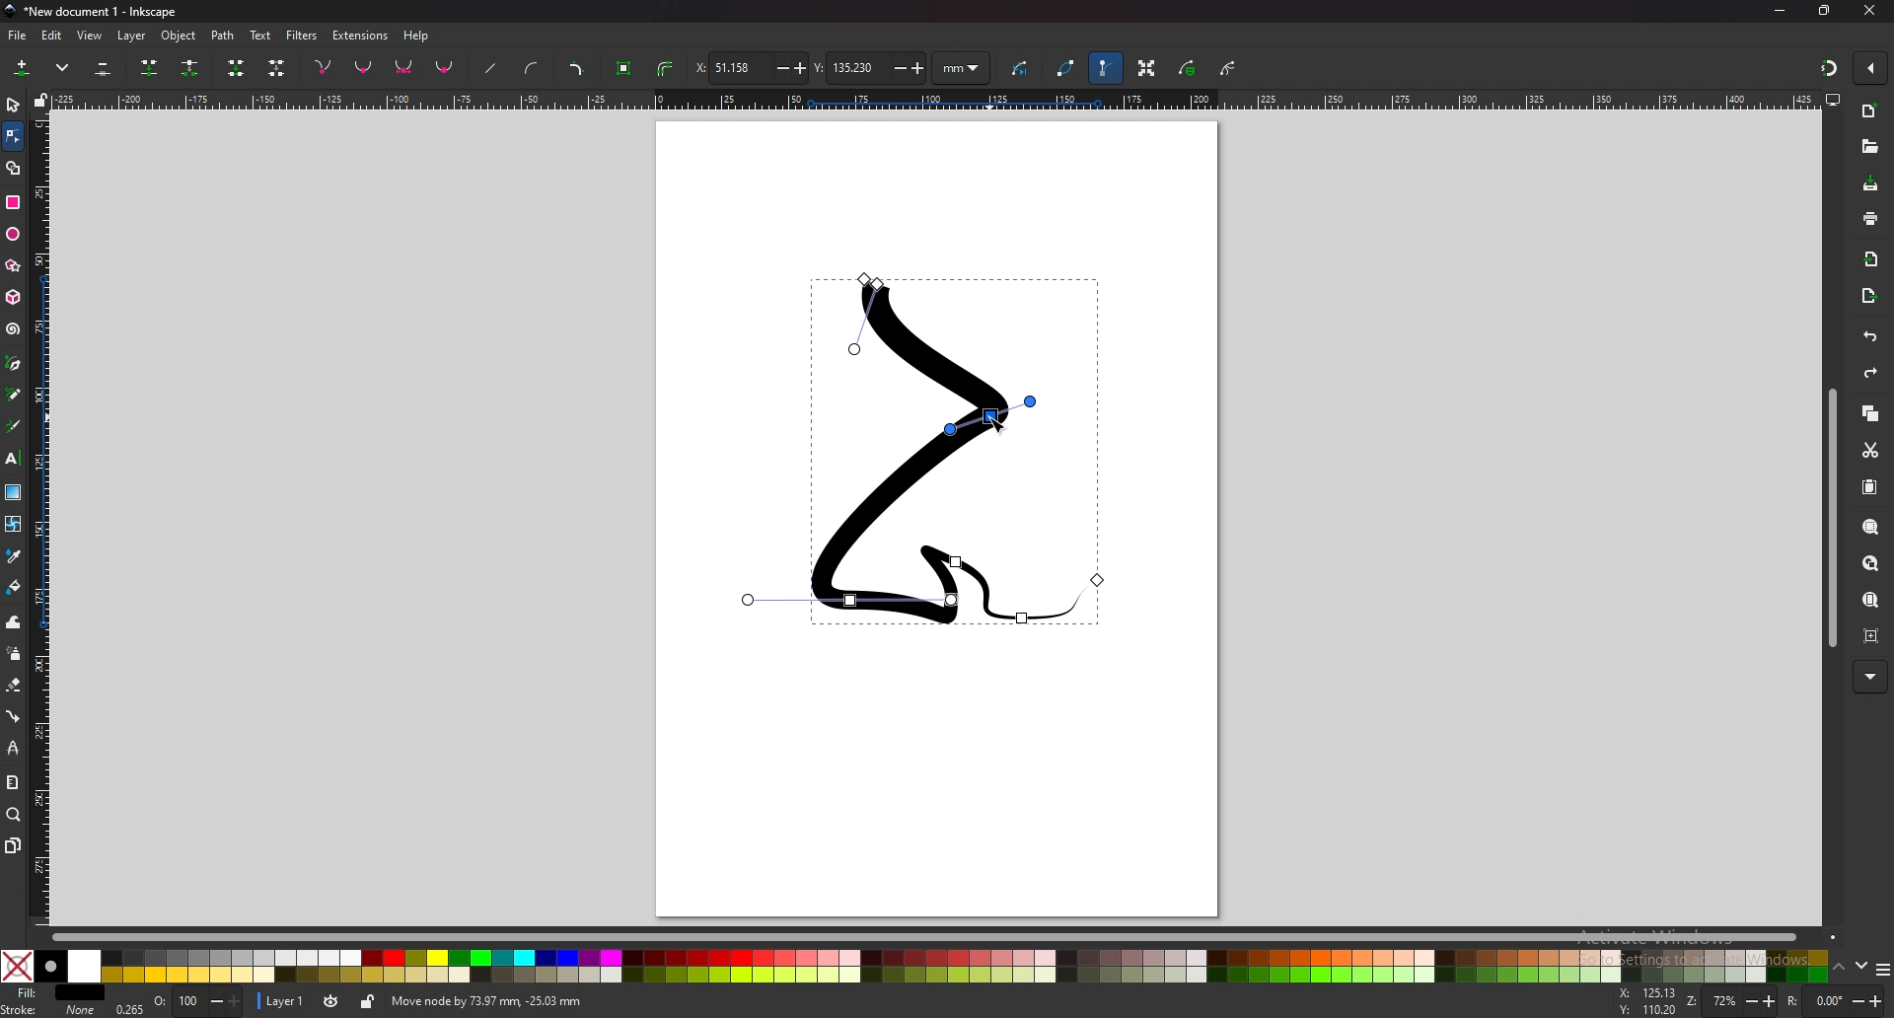 The width and height of the screenshot is (1894, 1018). I want to click on spray, so click(15, 654).